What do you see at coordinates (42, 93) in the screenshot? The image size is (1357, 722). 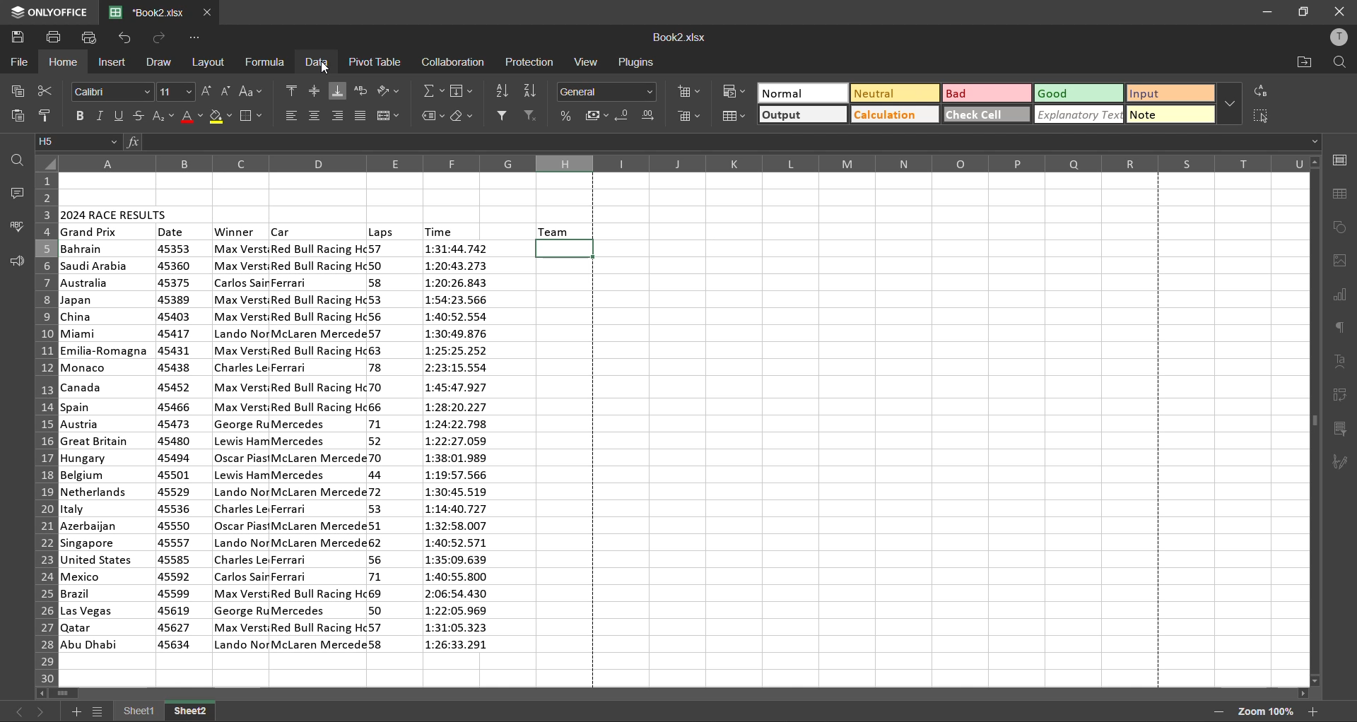 I see `cut` at bounding box center [42, 93].